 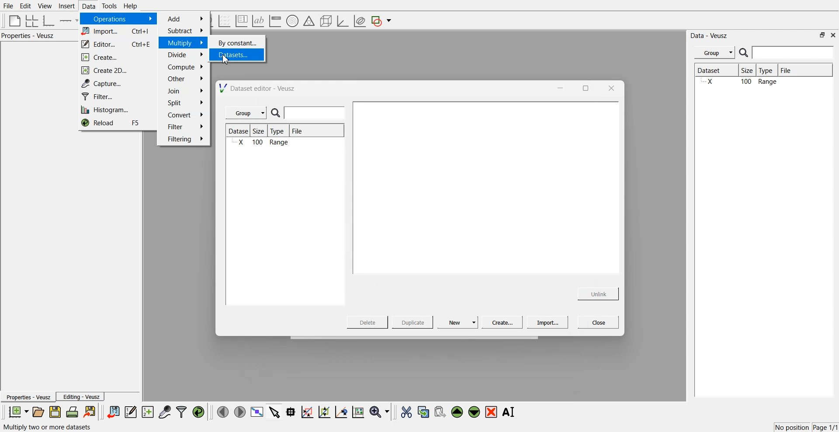 What do you see at coordinates (81, 397) in the screenshot?
I see `Editing - Veusz` at bounding box center [81, 397].